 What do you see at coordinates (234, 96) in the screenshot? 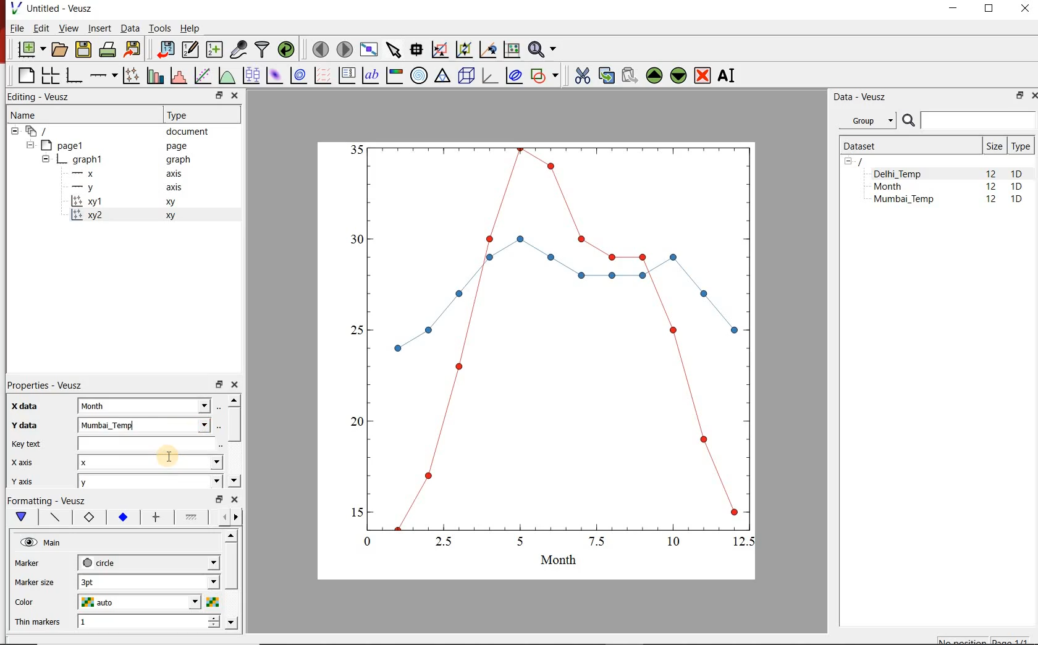
I see `close` at bounding box center [234, 96].